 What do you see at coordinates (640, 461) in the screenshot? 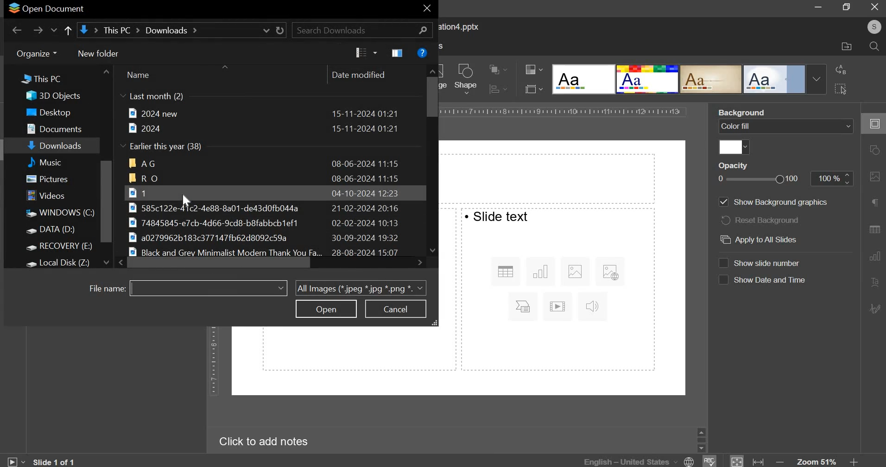
I see `language` at bounding box center [640, 461].